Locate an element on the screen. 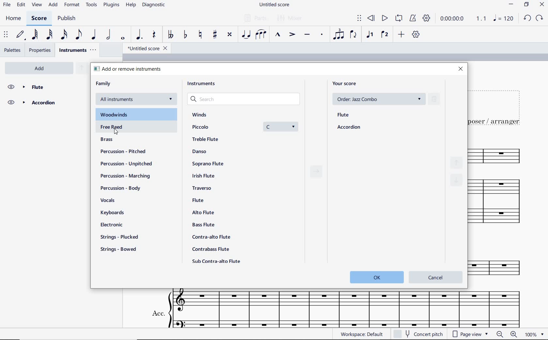  file name is located at coordinates (145, 48).